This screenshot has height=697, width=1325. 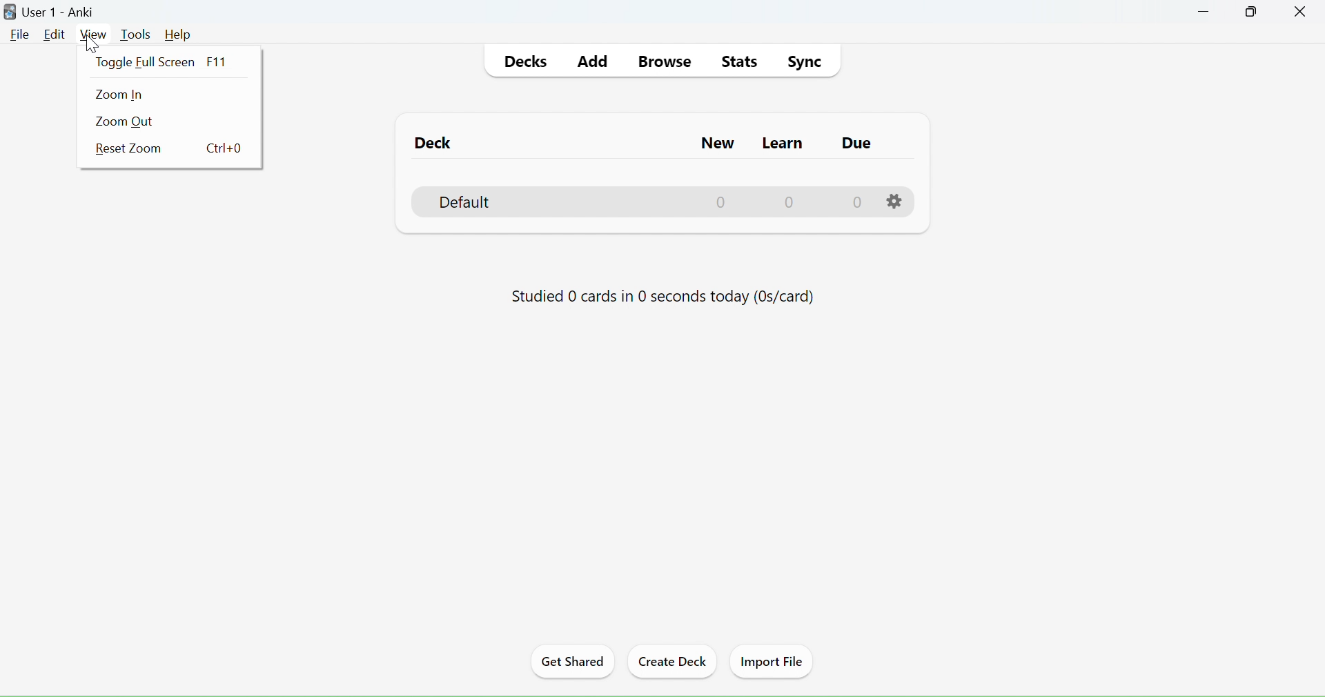 I want to click on setting, so click(x=894, y=199).